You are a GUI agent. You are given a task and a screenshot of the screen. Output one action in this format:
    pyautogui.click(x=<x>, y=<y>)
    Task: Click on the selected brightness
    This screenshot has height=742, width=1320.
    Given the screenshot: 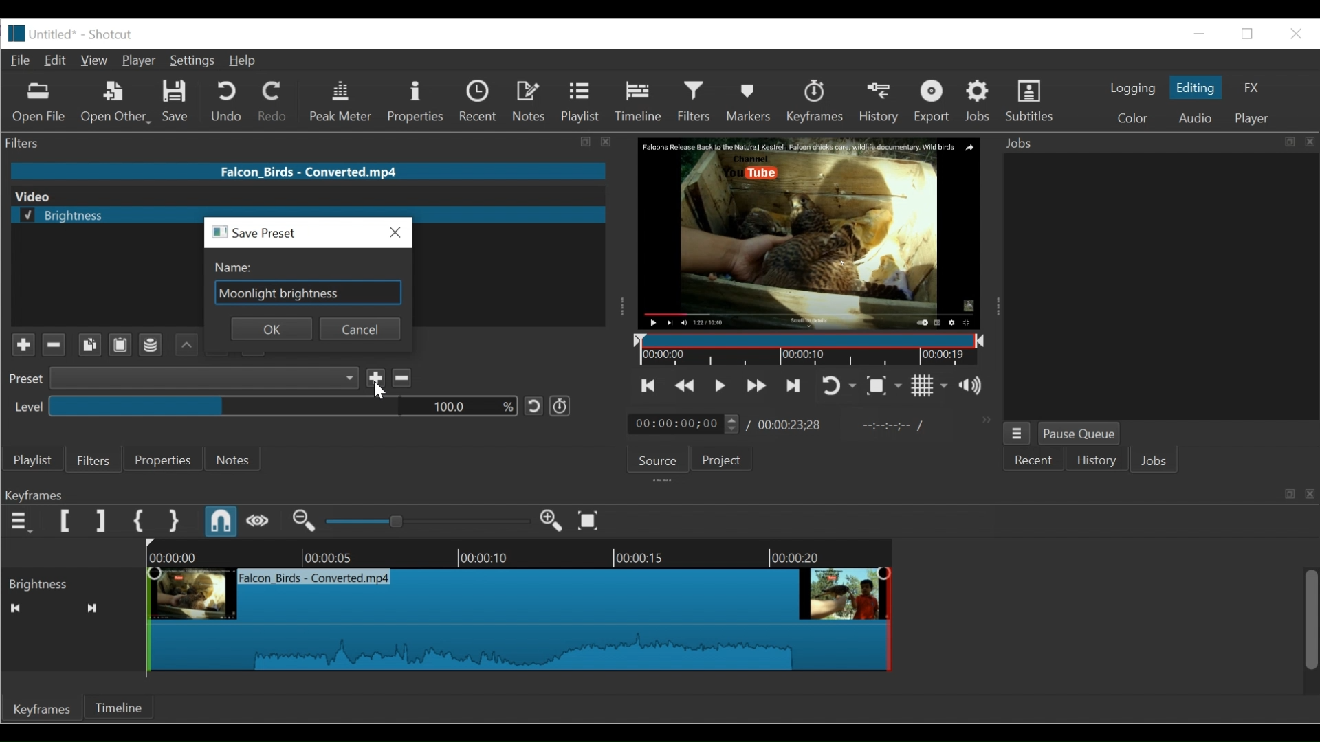 What is the action you would take?
    pyautogui.click(x=97, y=216)
    